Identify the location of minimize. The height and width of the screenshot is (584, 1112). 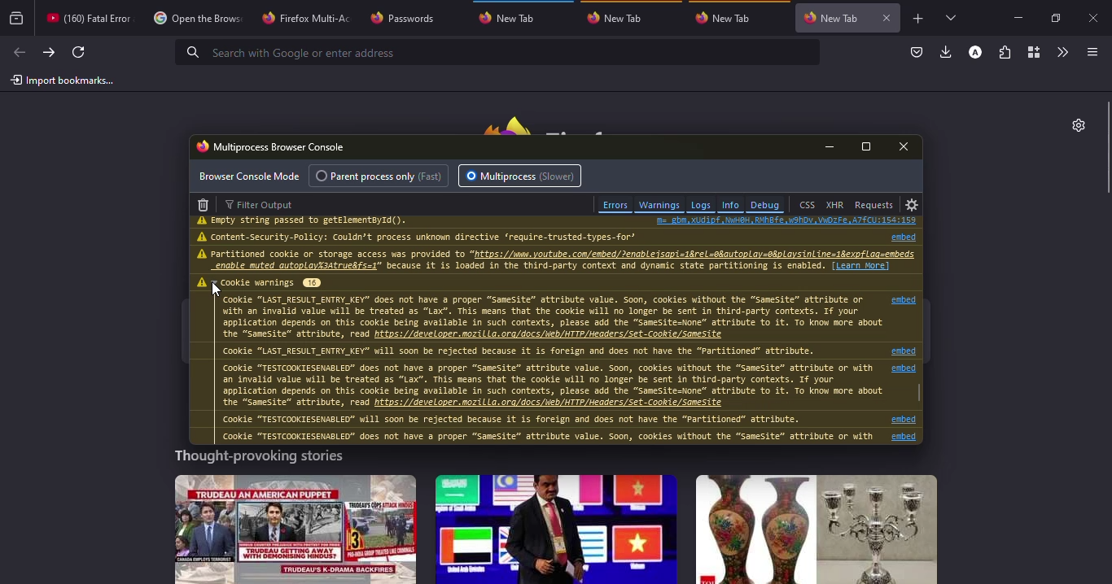
(1015, 15).